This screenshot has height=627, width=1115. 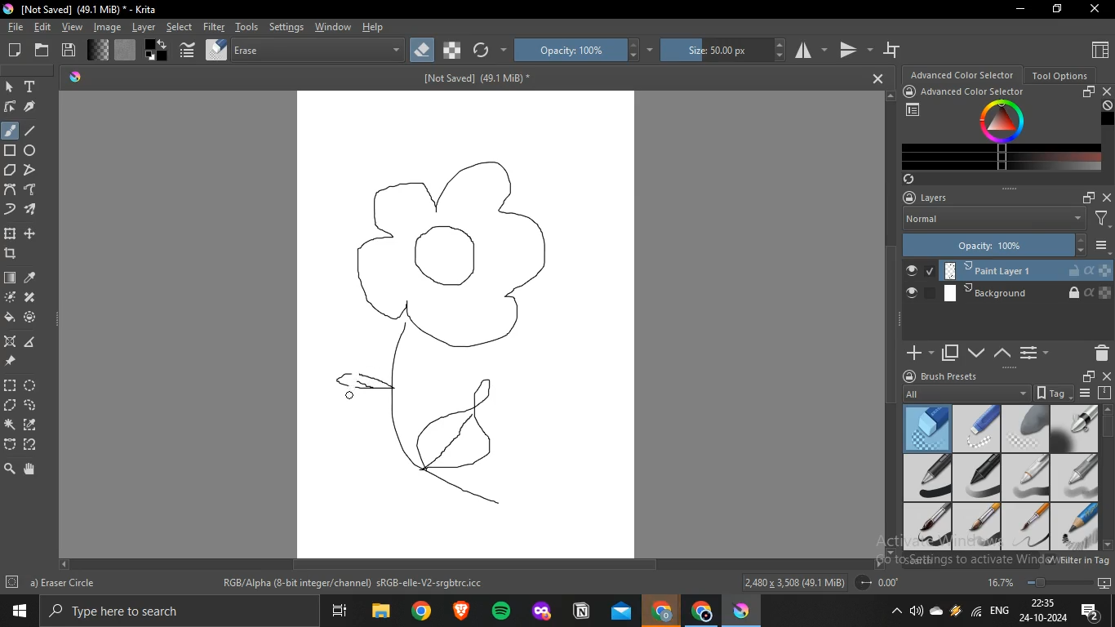 What do you see at coordinates (32, 423) in the screenshot?
I see `similar color selection tool` at bounding box center [32, 423].